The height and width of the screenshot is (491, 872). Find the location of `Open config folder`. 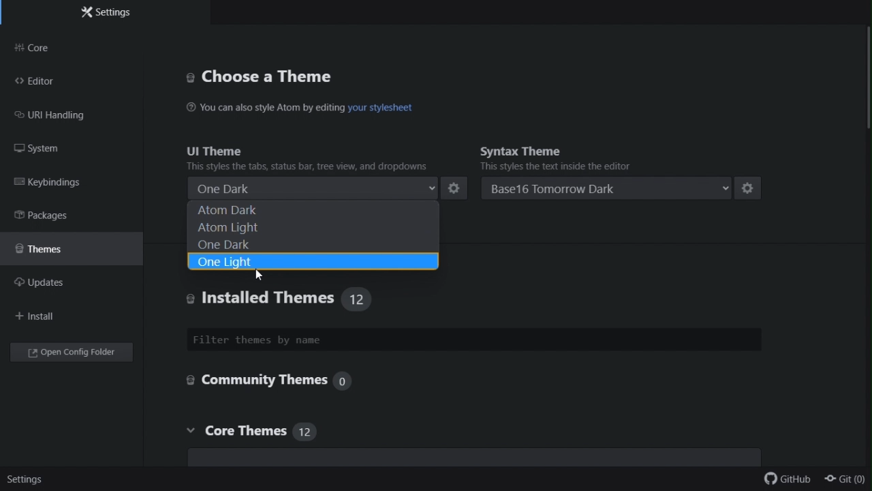

Open config folder is located at coordinates (74, 354).